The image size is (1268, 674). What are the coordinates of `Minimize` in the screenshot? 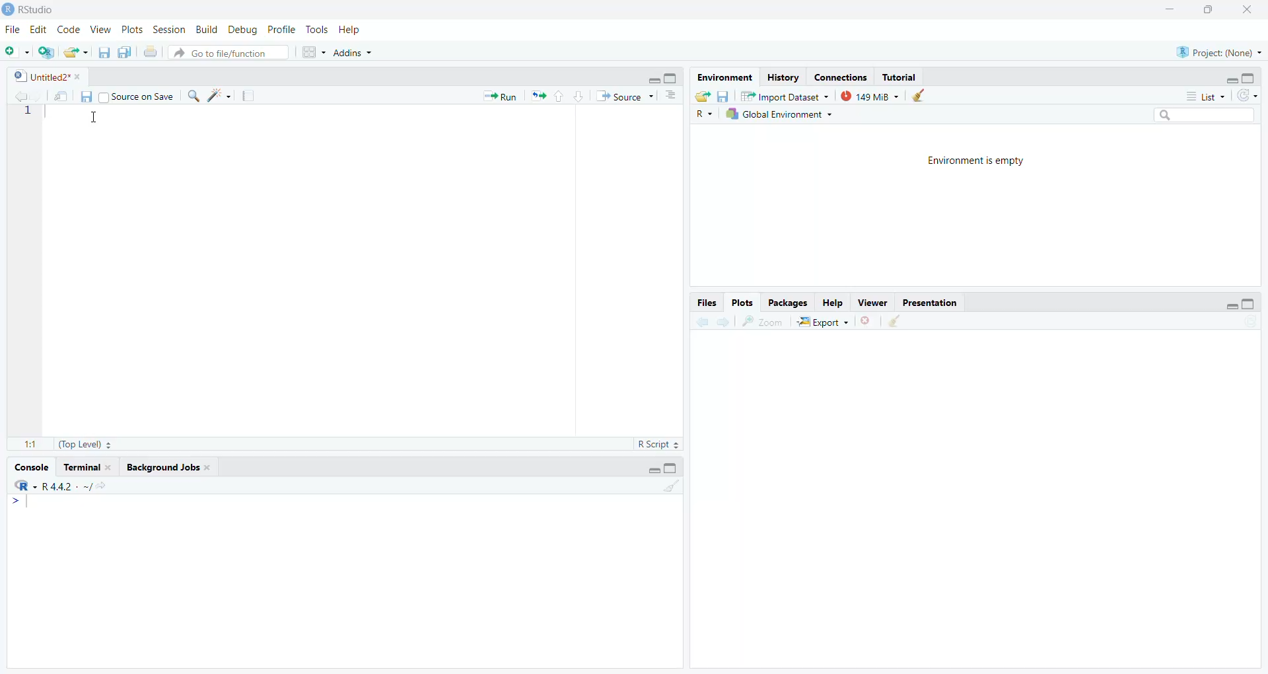 It's located at (1228, 306).